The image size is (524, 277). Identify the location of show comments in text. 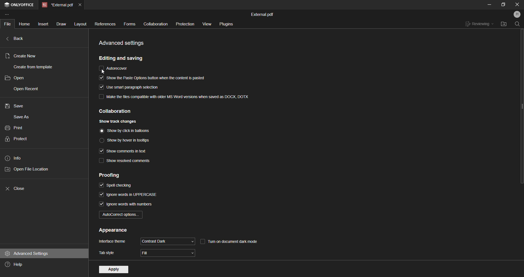
(124, 151).